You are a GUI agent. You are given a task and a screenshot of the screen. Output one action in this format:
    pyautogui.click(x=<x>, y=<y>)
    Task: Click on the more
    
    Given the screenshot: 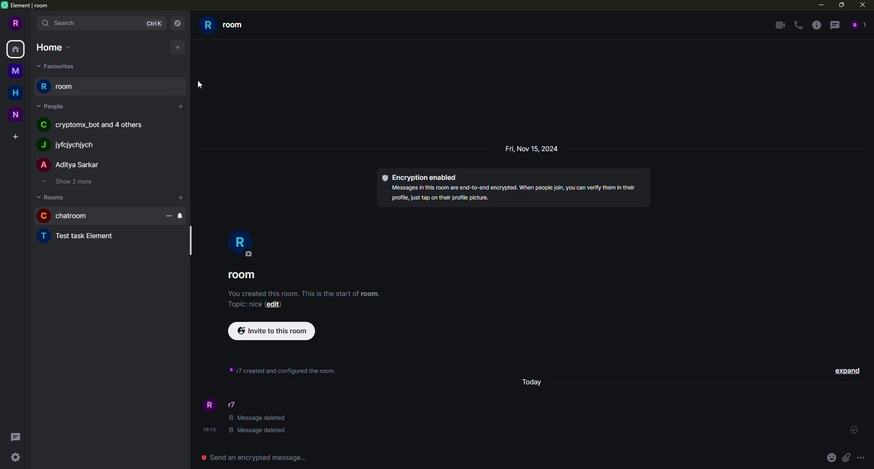 What is the action you would take?
    pyautogui.click(x=861, y=458)
    